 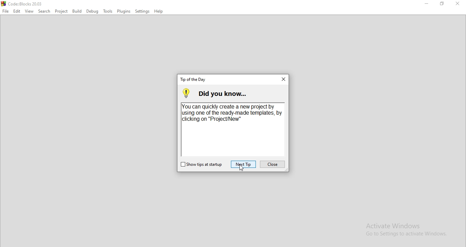 I want to click on next tip, so click(x=243, y=164).